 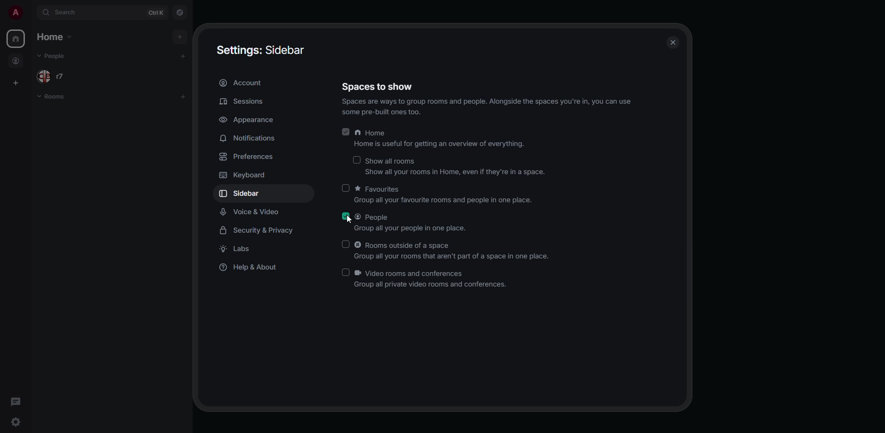 I want to click on people, so click(x=56, y=56).